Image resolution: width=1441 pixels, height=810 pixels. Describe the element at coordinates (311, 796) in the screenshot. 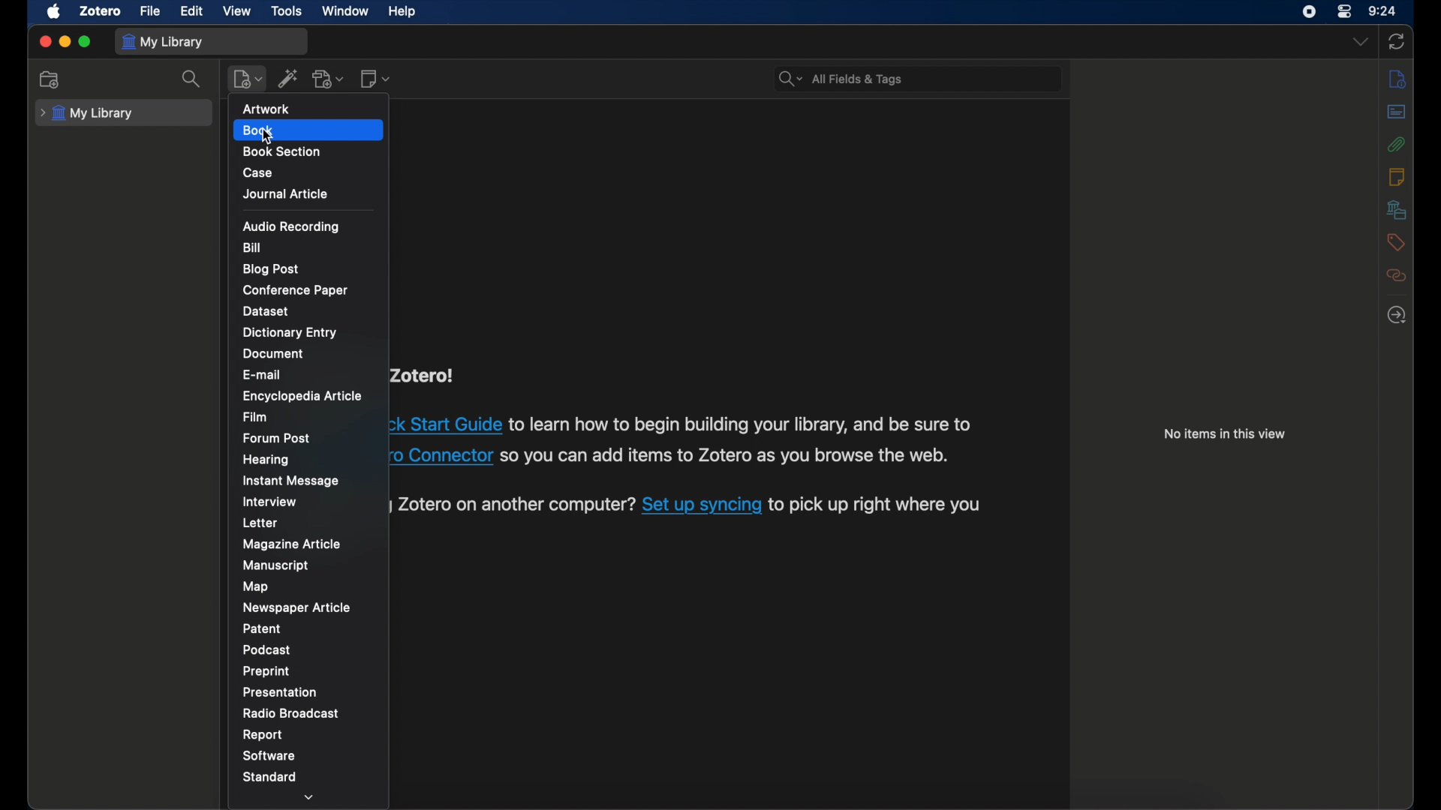

I see `dropdown` at that location.